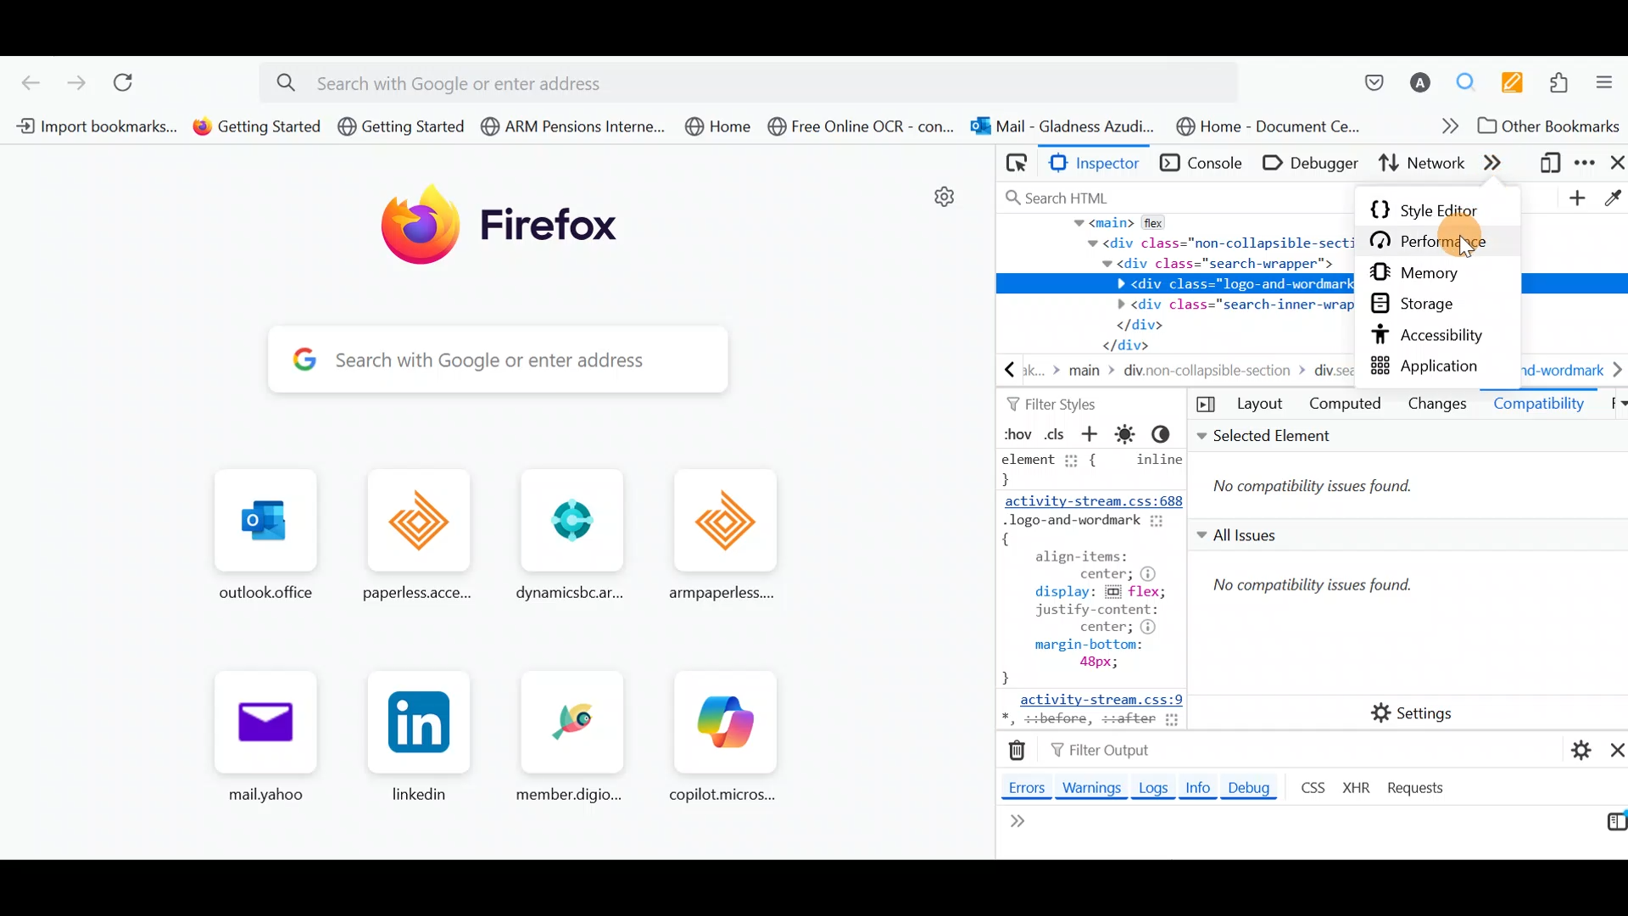 The height and width of the screenshot is (916, 1628). What do you see at coordinates (1056, 433) in the screenshot?
I see `Toggle classes` at bounding box center [1056, 433].